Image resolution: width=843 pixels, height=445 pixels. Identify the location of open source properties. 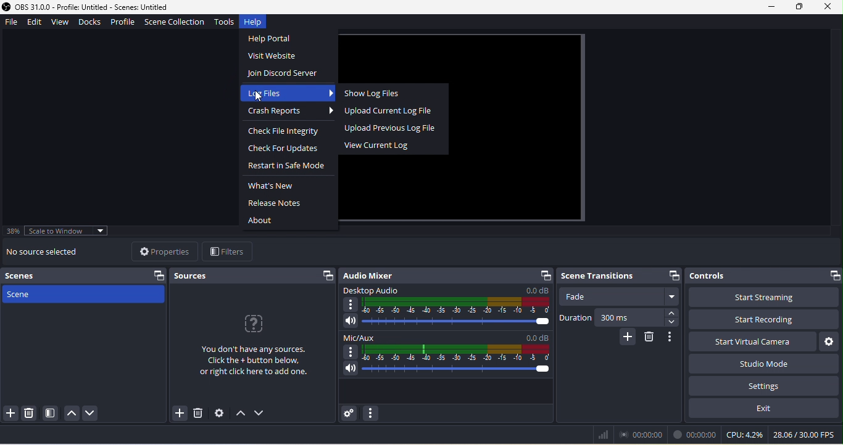
(219, 414).